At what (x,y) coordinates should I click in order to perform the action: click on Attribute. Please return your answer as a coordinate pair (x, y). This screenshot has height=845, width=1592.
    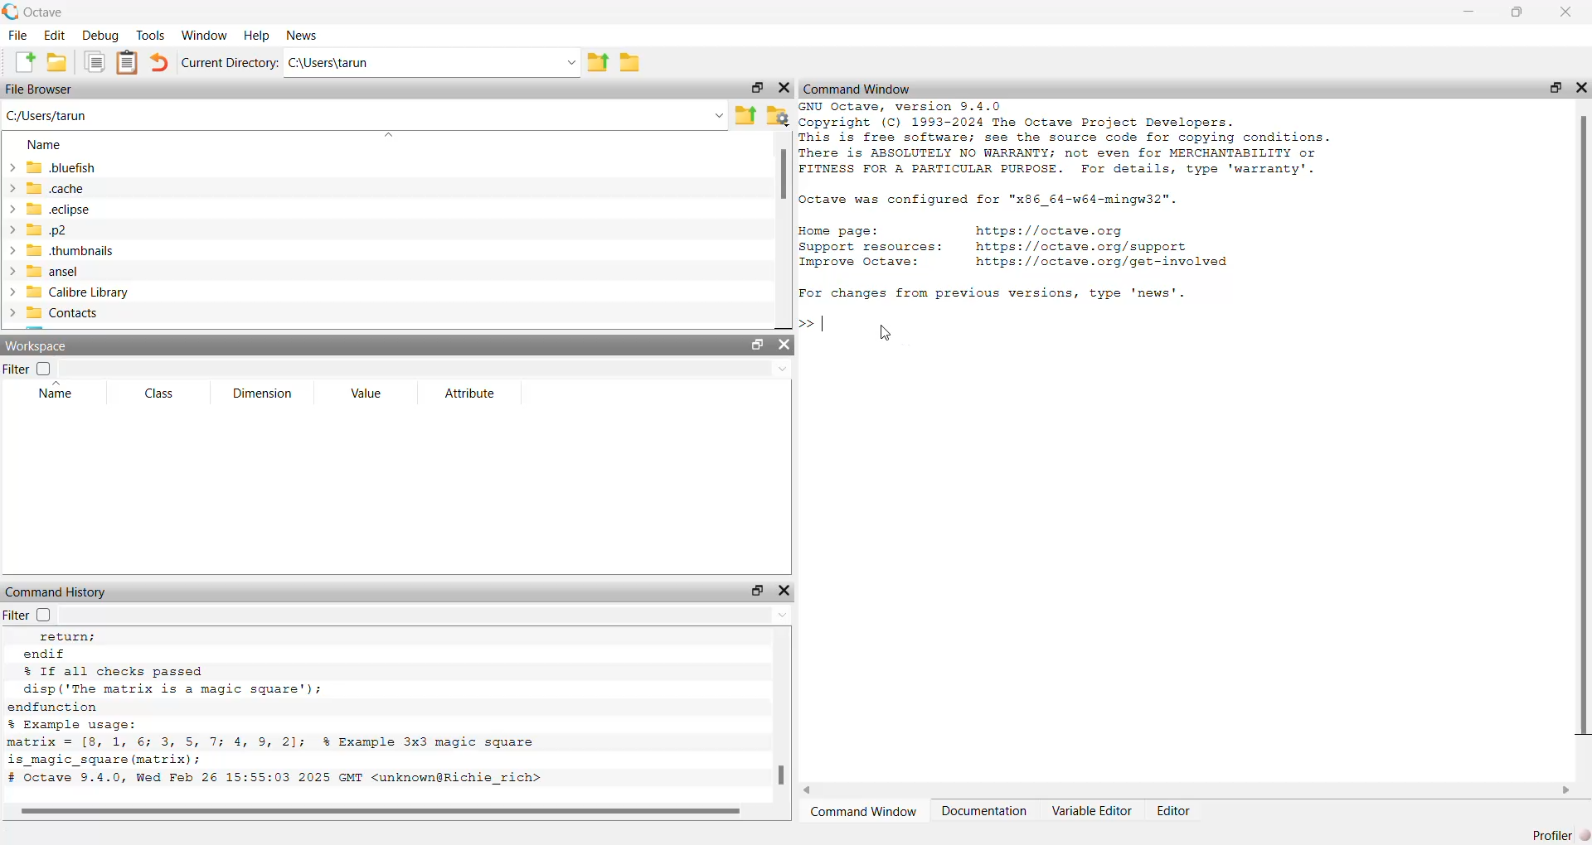
    Looking at the image, I should click on (468, 393).